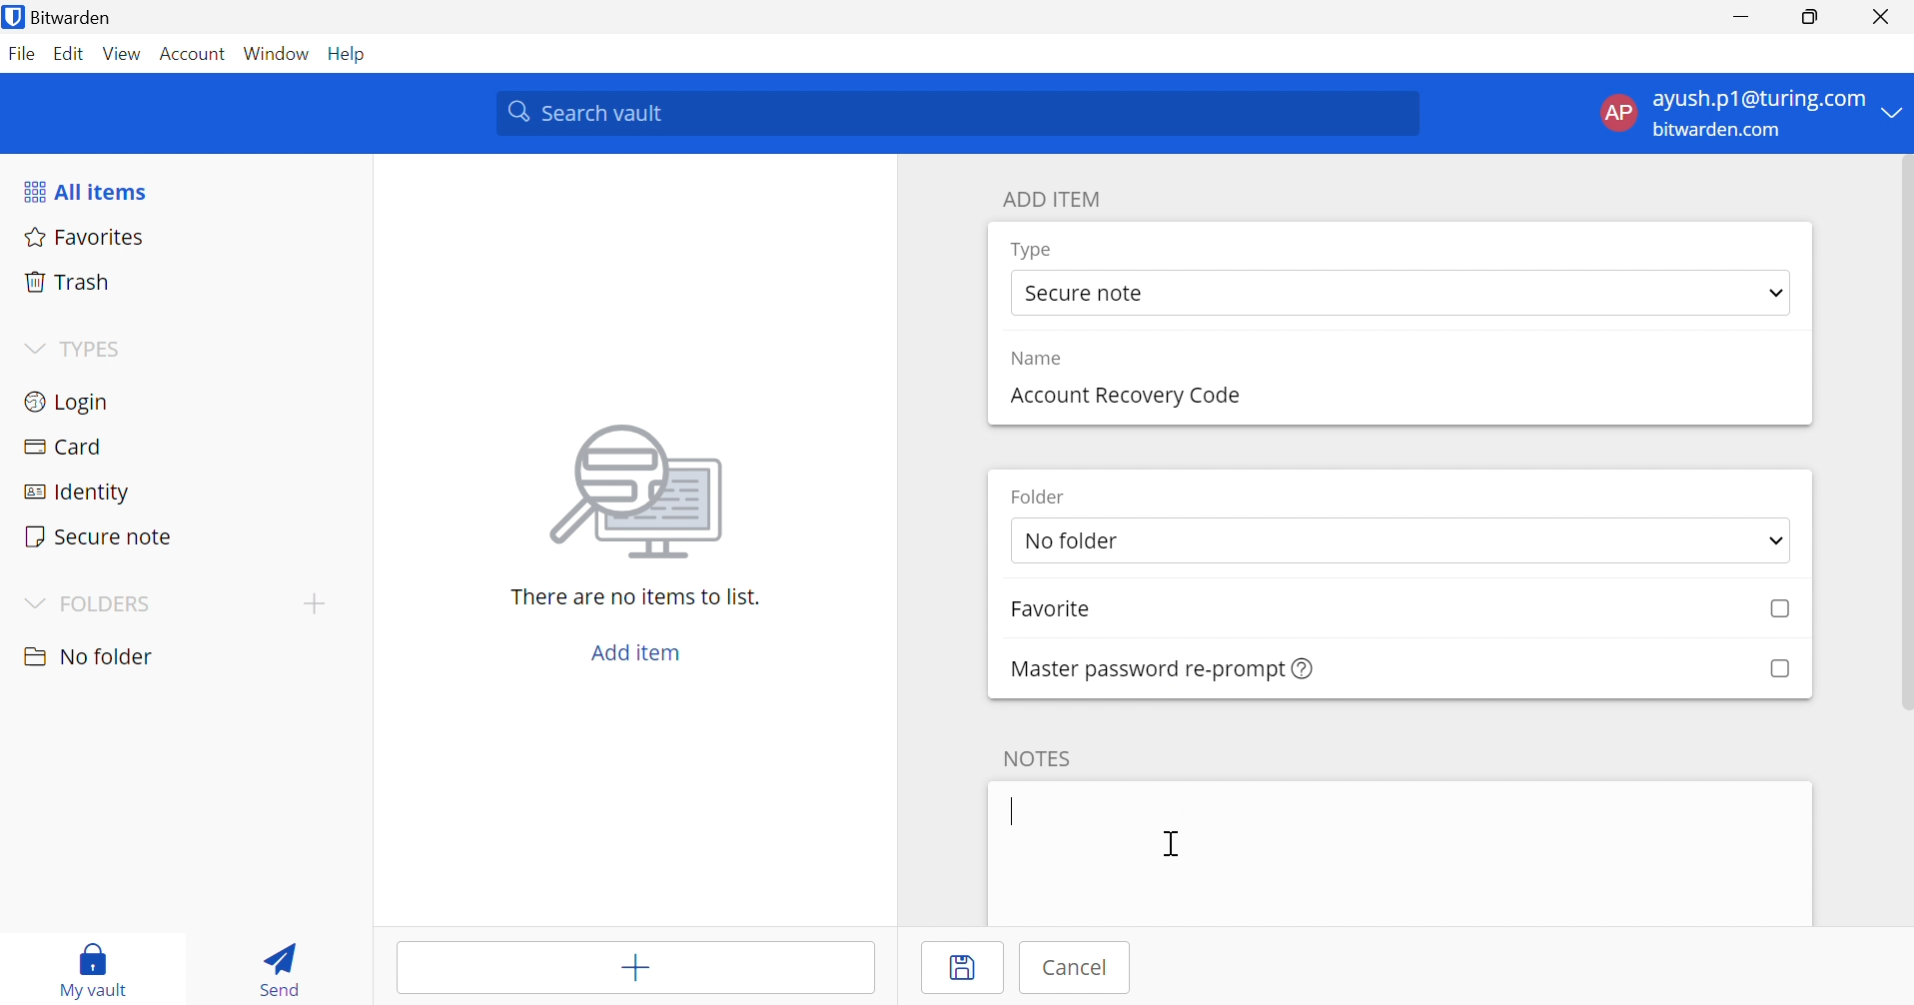 This screenshot has width=1914, height=1005. What do you see at coordinates (1615, 112) in the screenshot?
I see `AP` at bounding box center [1615, 112].